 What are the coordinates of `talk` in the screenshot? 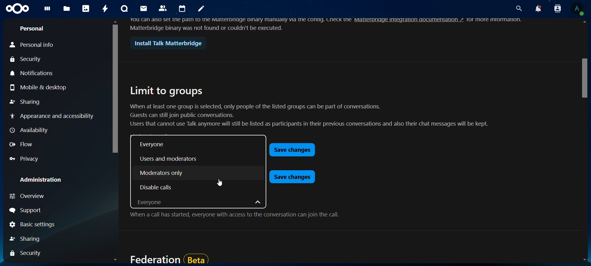 It's located at (124, 9).